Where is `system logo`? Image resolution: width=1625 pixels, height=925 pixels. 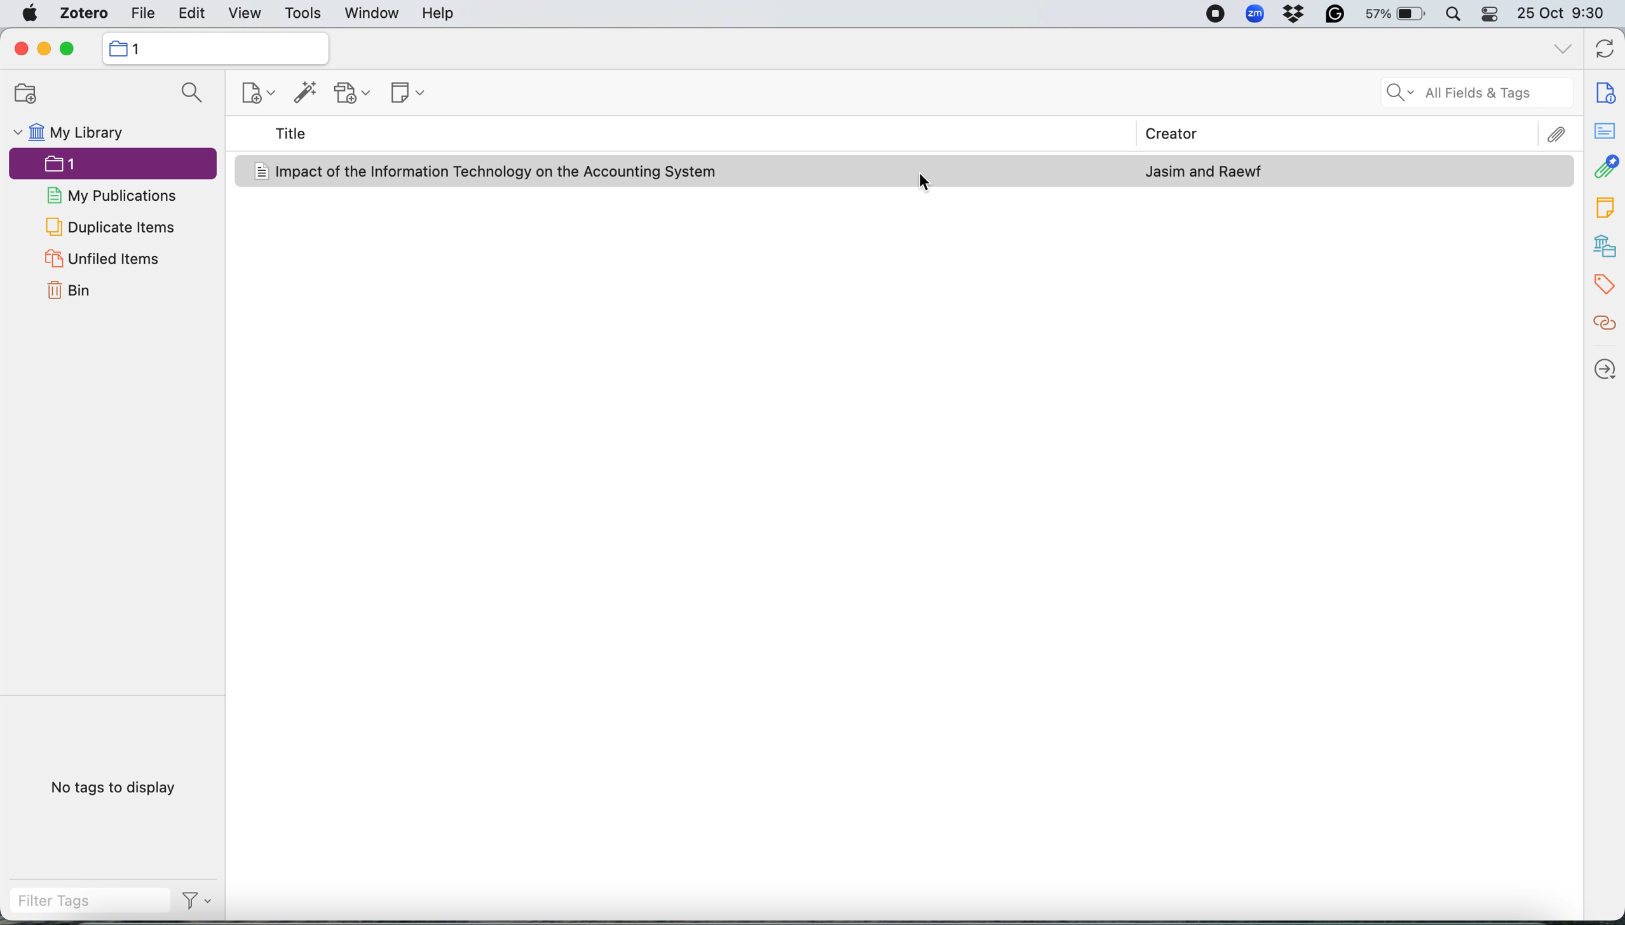
system logo is located at coordinates (27, 13).